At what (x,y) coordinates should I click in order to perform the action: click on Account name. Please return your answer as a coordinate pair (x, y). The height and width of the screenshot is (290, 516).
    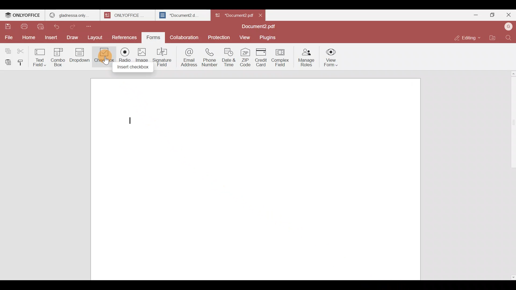
    Looking at the image, I should click on (508, 26).